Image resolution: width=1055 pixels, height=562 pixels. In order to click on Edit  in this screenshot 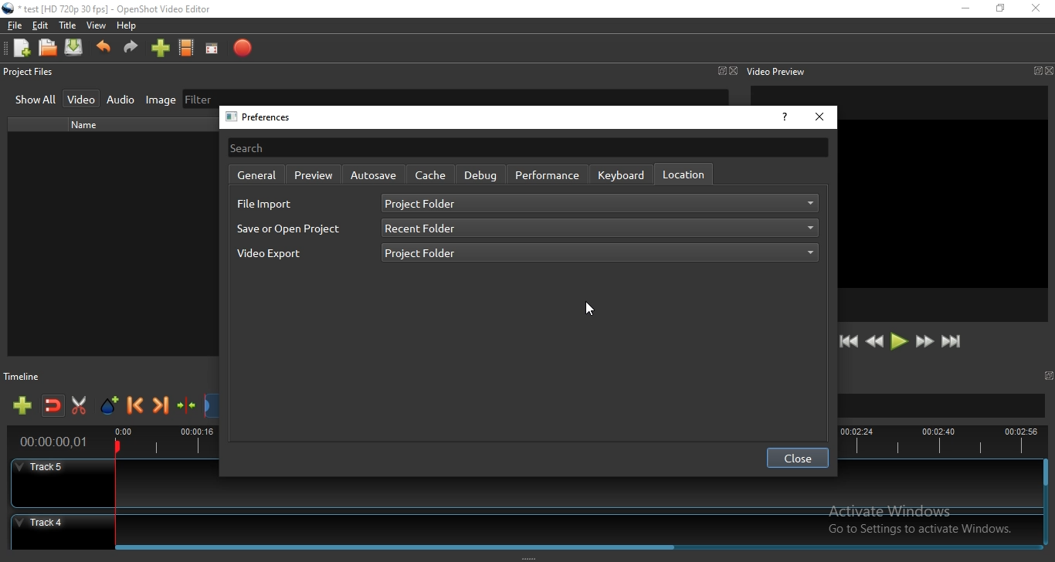, I will do `click(41, 27)`.